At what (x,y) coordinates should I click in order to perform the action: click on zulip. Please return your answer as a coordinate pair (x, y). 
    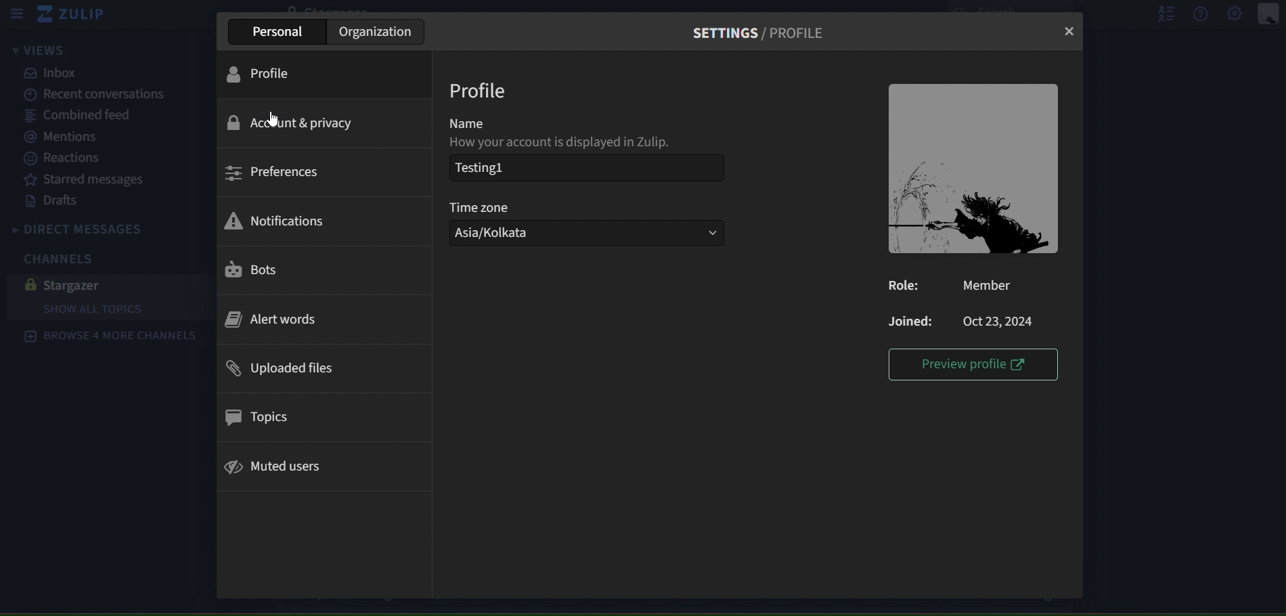
    Looking at the image, I should click on (76, 17).